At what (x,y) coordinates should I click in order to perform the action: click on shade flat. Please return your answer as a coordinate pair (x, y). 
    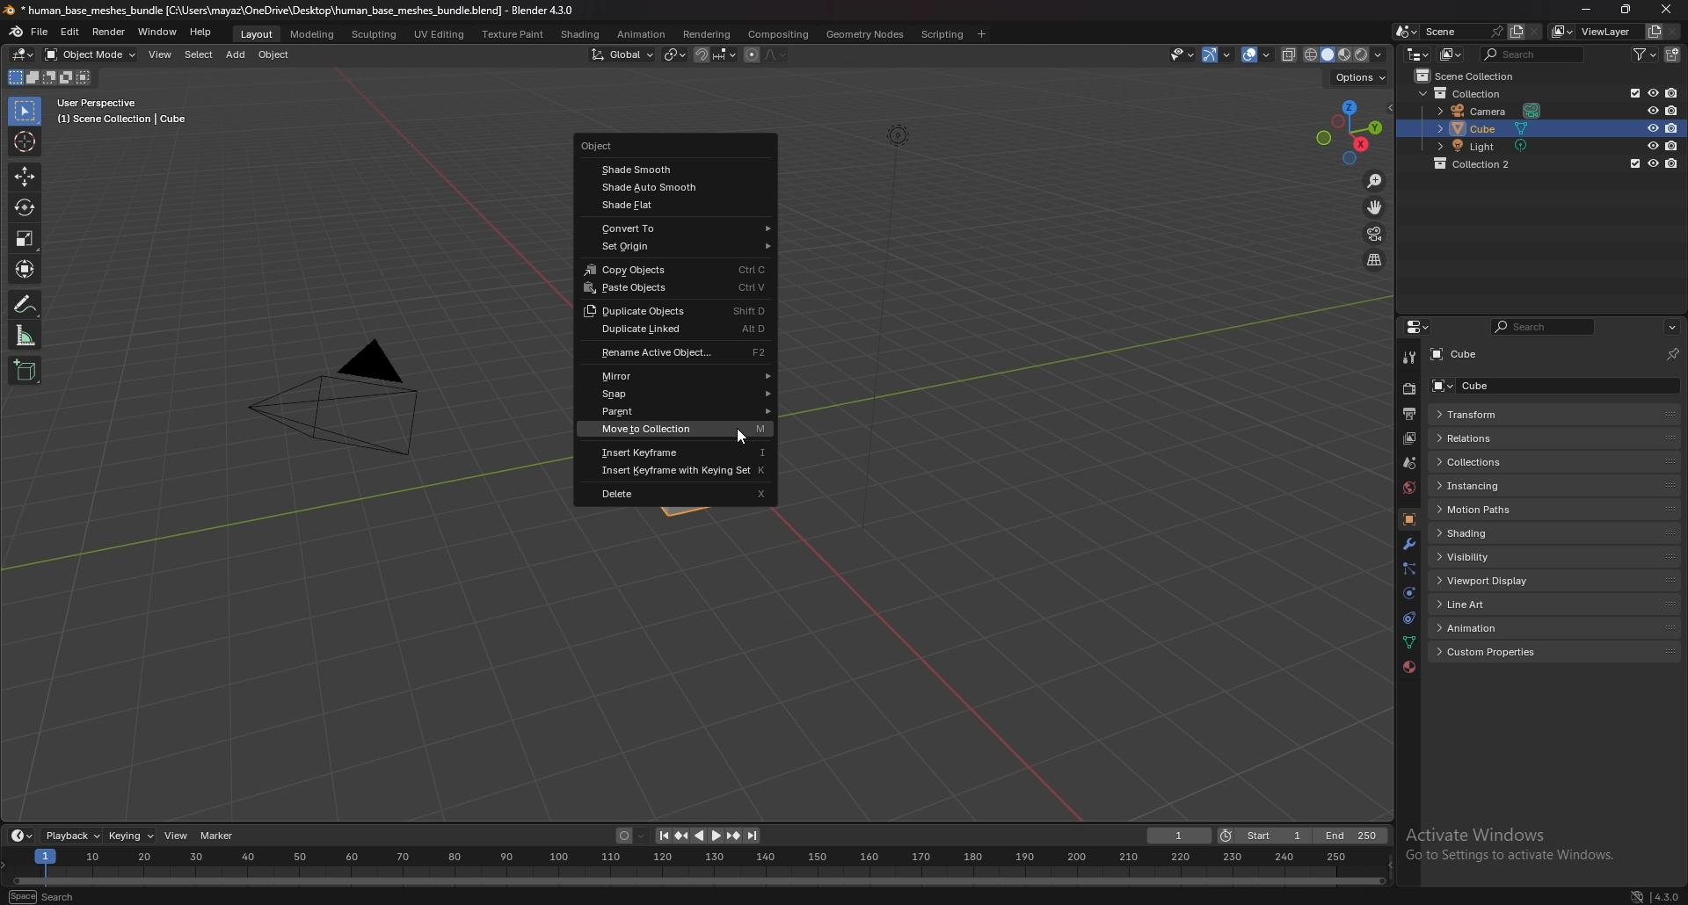
    Looking at the image, I should click on (677, 204).